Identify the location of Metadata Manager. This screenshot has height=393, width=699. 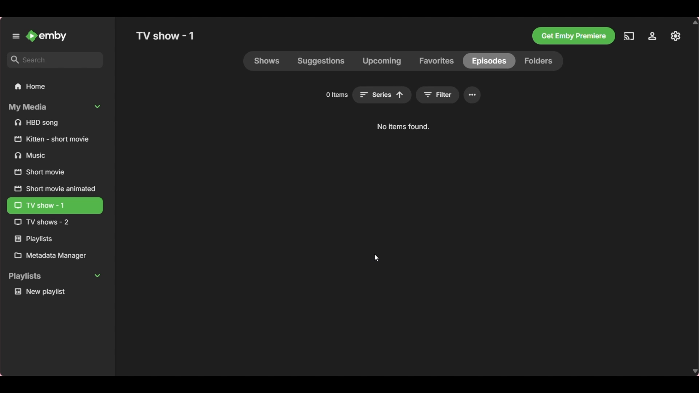
(55, 255).